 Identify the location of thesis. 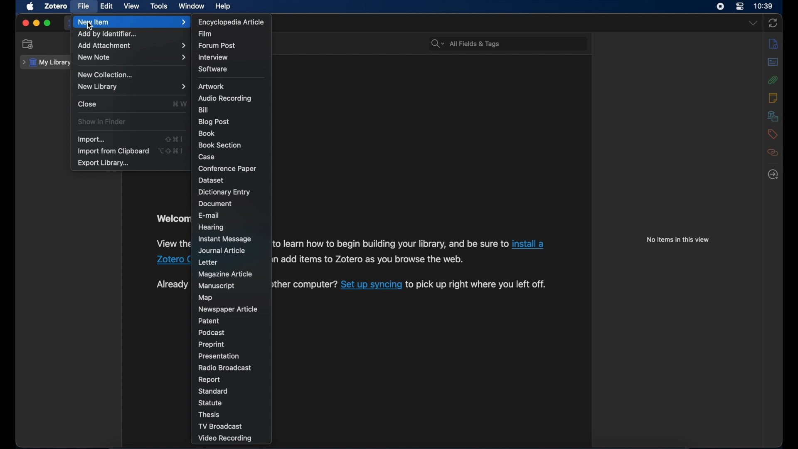
(210, 414).